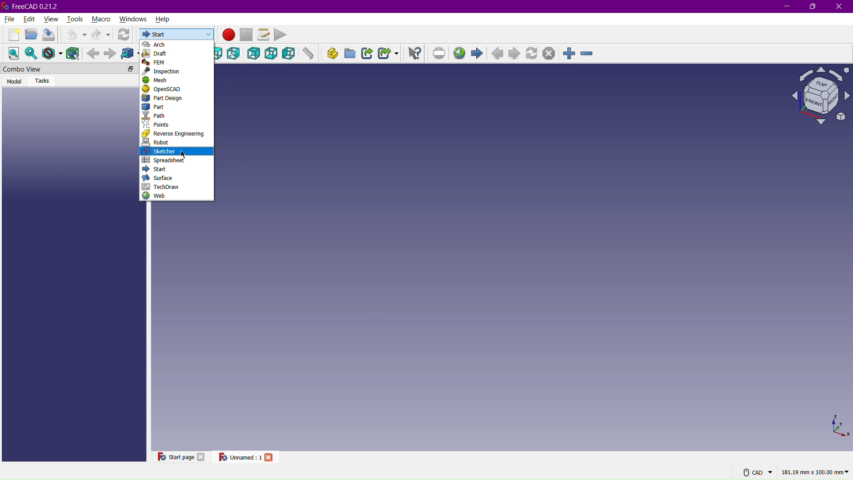 This screenshot has width=853, height=480. I want to click on Bounding Box, so click(73, 52).